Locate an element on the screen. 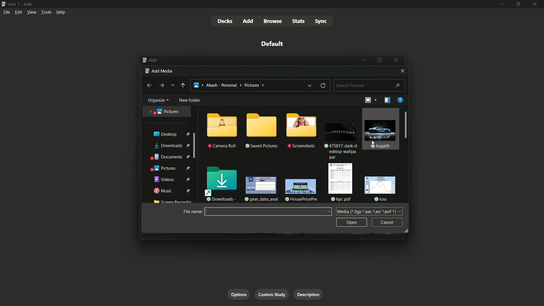 The image size is (544, 306). file-4 is located at coordinates (300, 189).